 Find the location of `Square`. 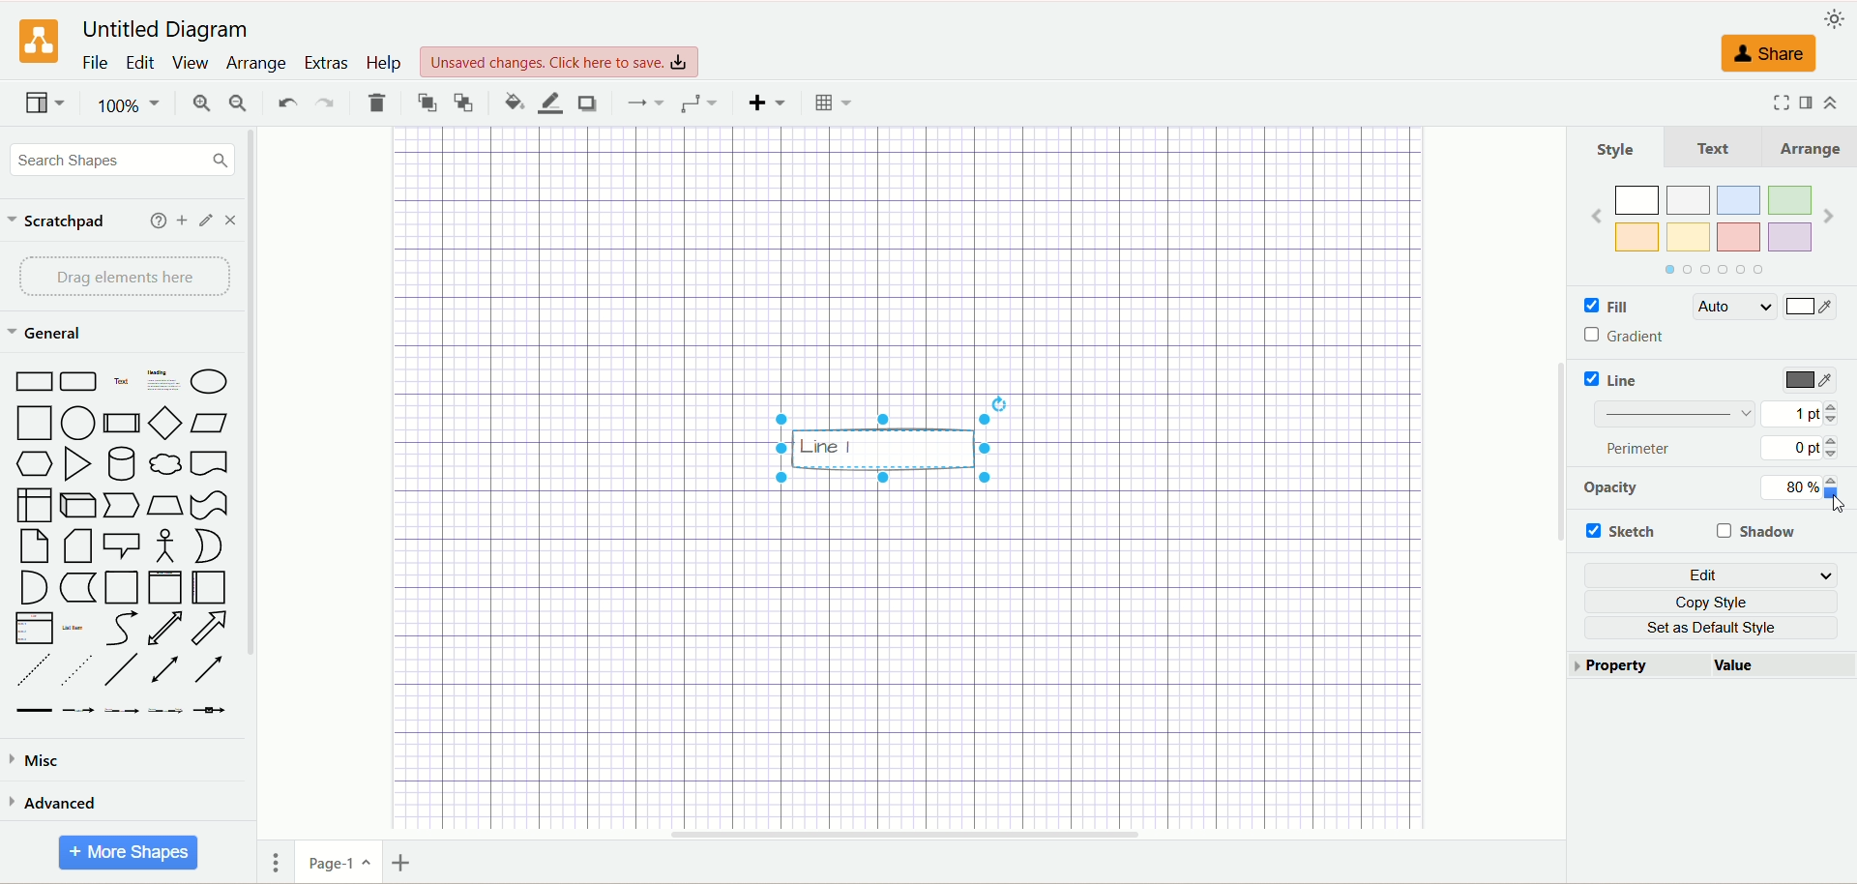

Square is located at coordinates (32, 425).